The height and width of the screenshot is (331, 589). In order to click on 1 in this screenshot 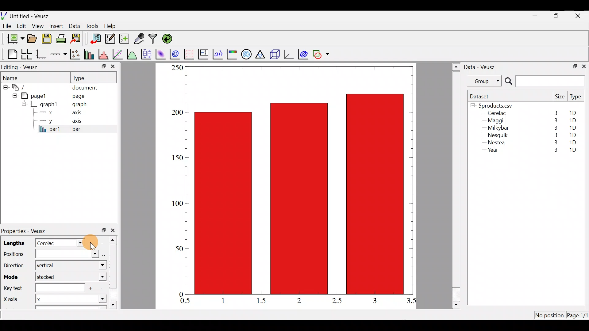, I will do `click(228, 300)`.